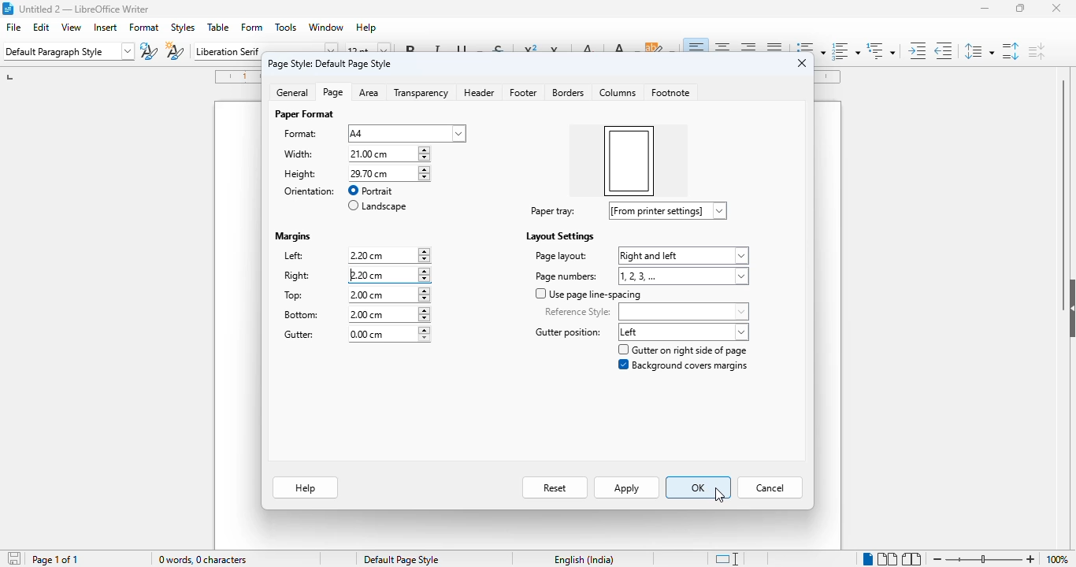 The image size is (1076, 567). I want to click on paper tray options, so click(662, 211).